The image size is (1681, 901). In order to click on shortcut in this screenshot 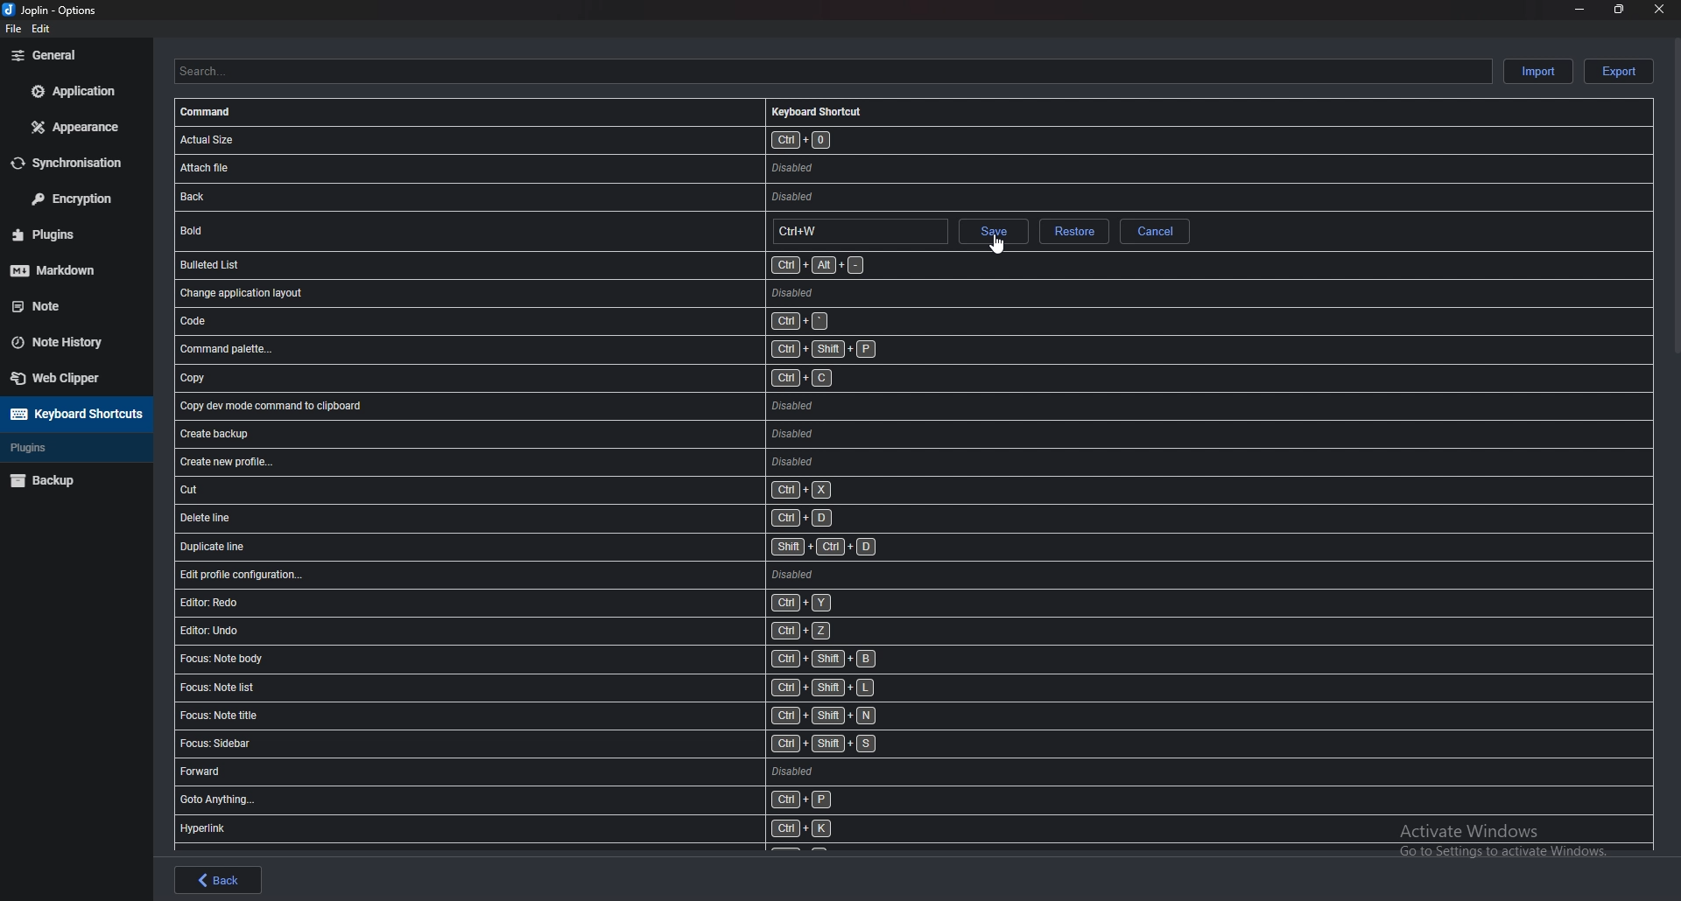, I will do `click(579, 773)`.